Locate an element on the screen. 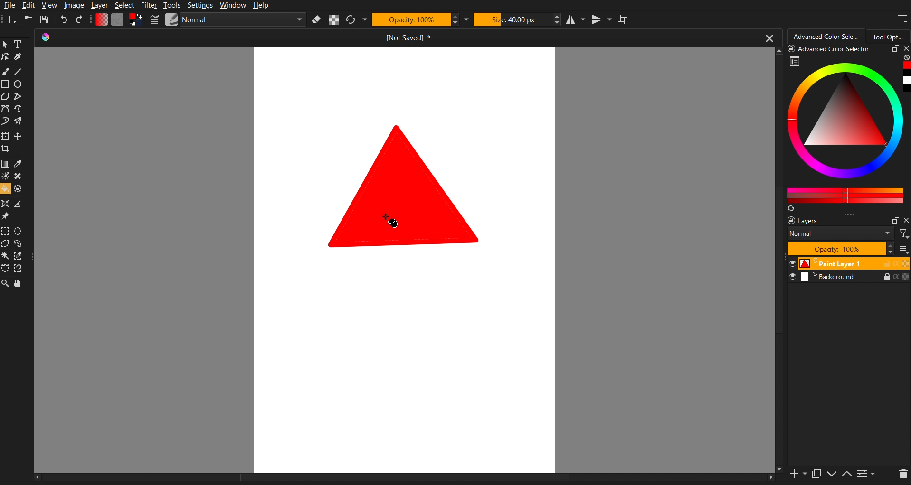  Tool Options is located at coordinates (889, 35).